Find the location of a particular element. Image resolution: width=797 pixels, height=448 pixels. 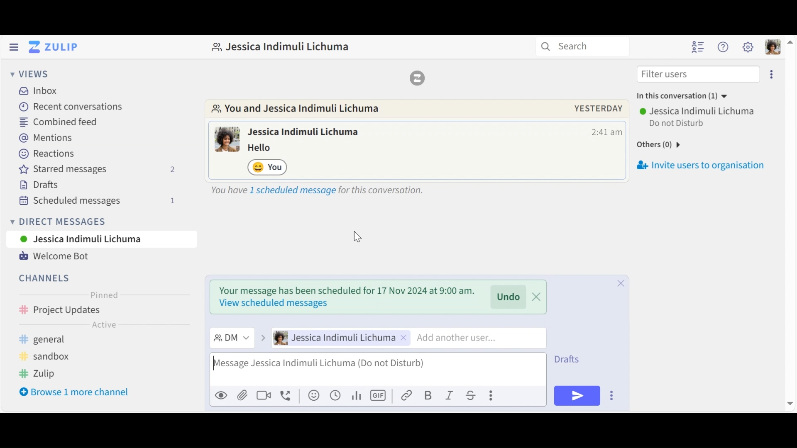

Zulip is located at coordinates (417, 78).